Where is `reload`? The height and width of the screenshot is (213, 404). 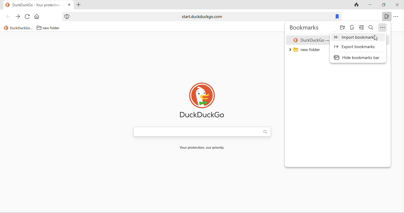
reload is located at coordinates (28, 17).